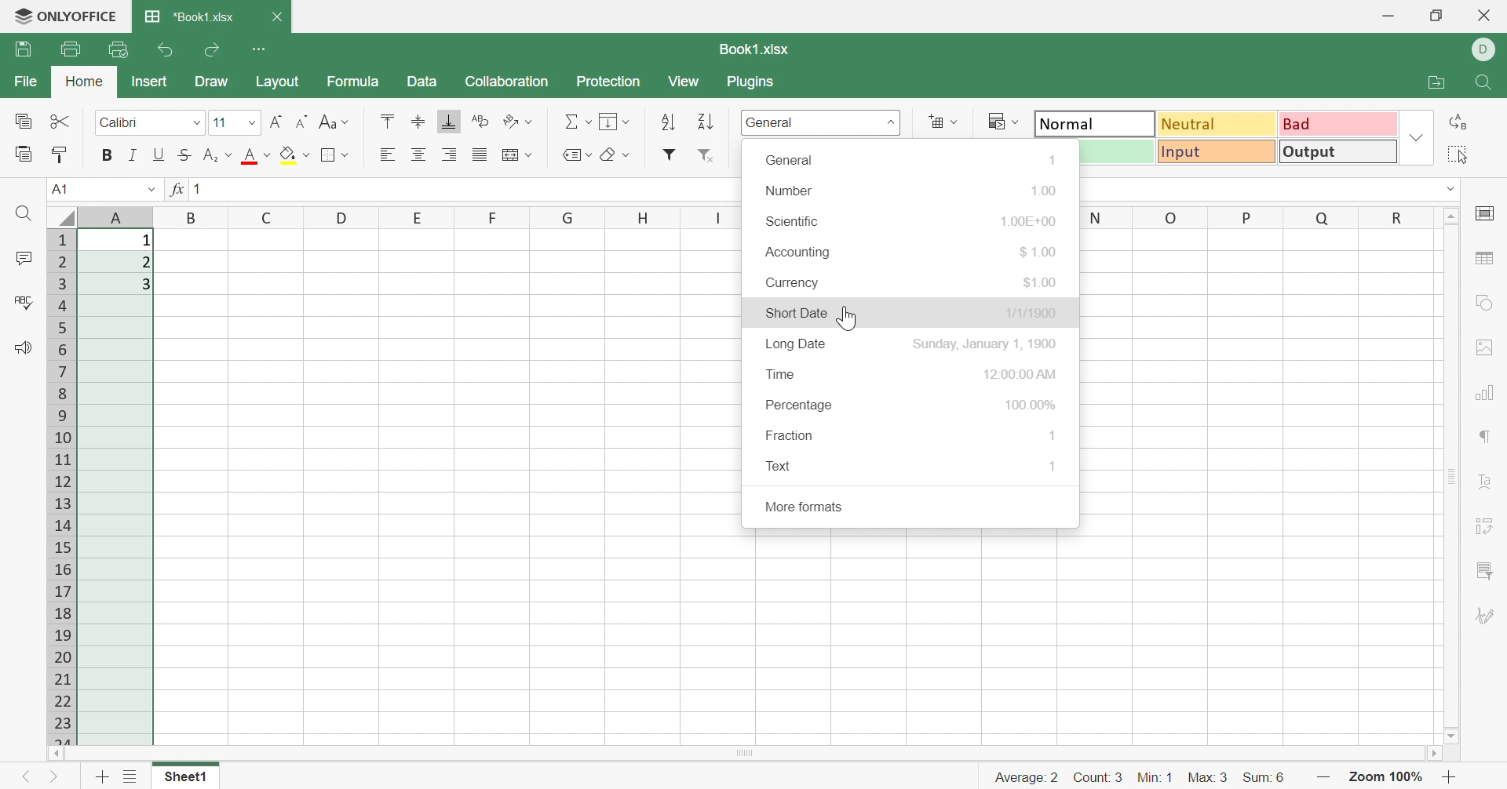 The width and height of the screenshot is (1507, 789). I want to click on Wrap text, so click(483, 121).